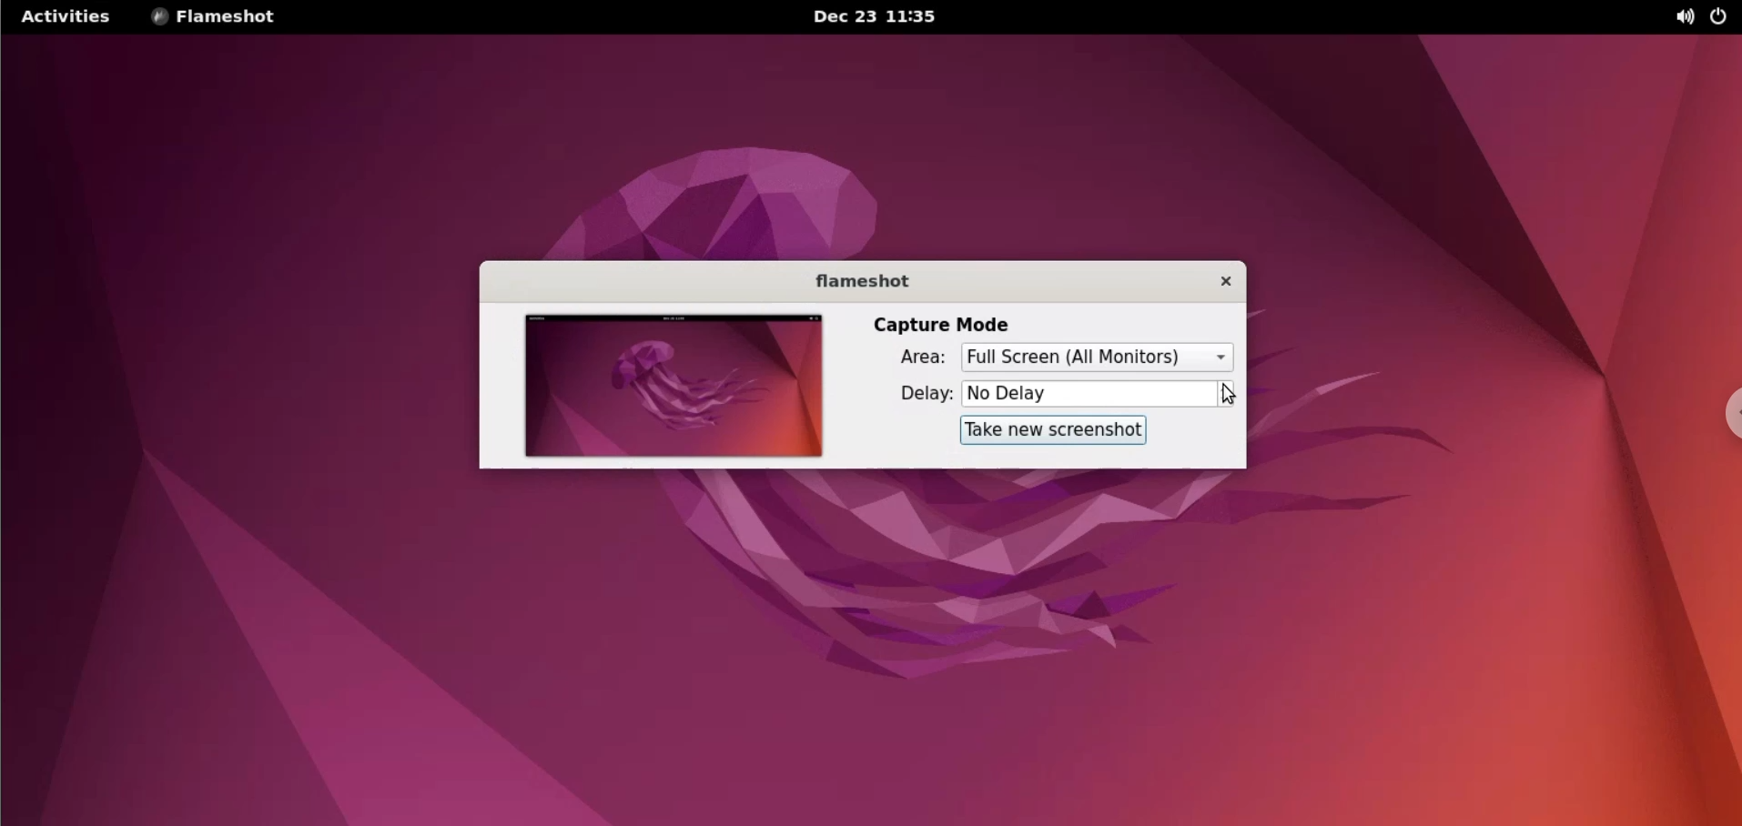  I want to click on delay time, so click(1088, 394).